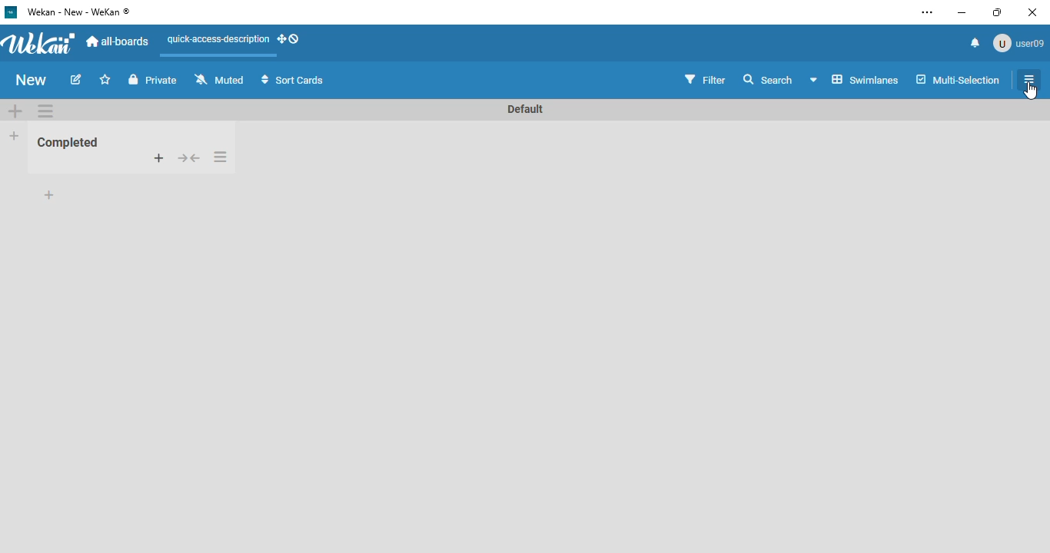 This screenshot has width=1050, height=553. What do you see at coordinates (160, 158) in the screenshot?
I see `add card to top of list` at bounding box center [160, 158].